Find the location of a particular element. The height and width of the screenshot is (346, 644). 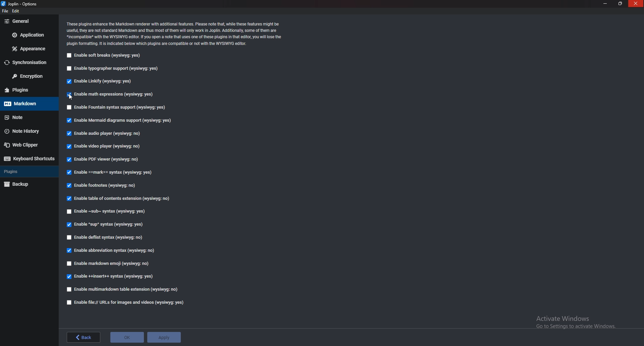

Enable typographer support is located at coordinates (115, 68).